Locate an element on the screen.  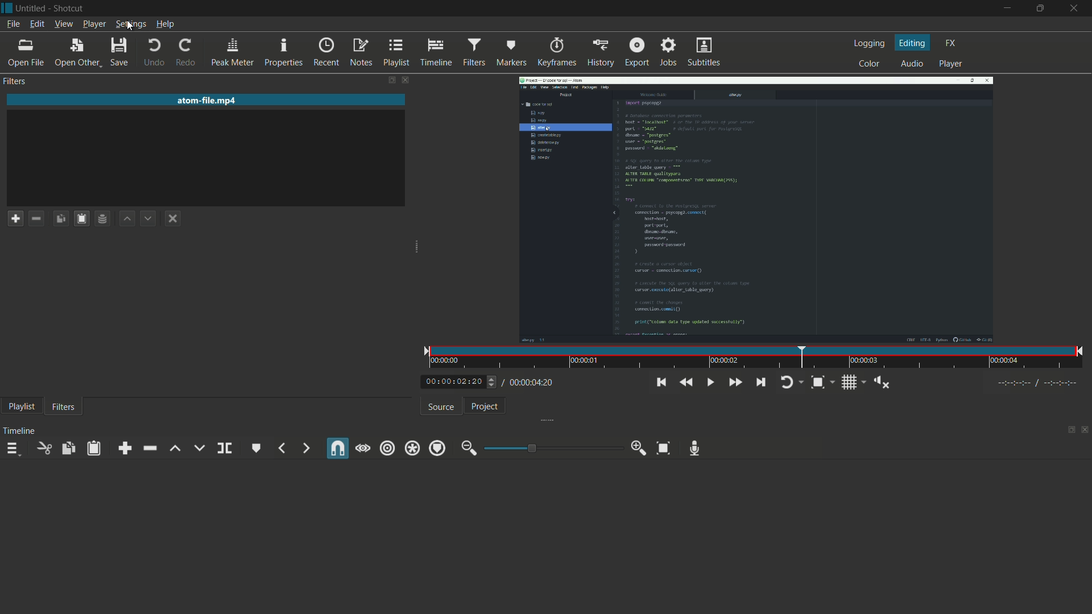
ripple markers is located at coordinates (437, 448).